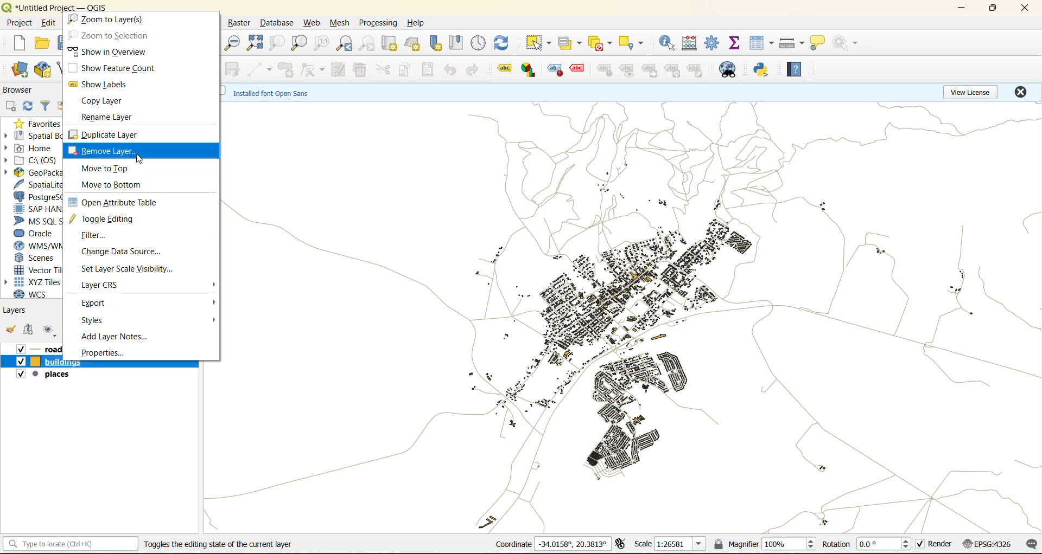  What do you see at coordinates (1030, 543) in the screenshot?
I see `log messages` at bounding box center [1030, 543].